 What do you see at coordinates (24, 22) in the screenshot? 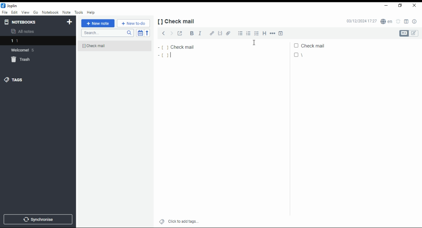
I see `notebooks` at bounding box center [24, 22].